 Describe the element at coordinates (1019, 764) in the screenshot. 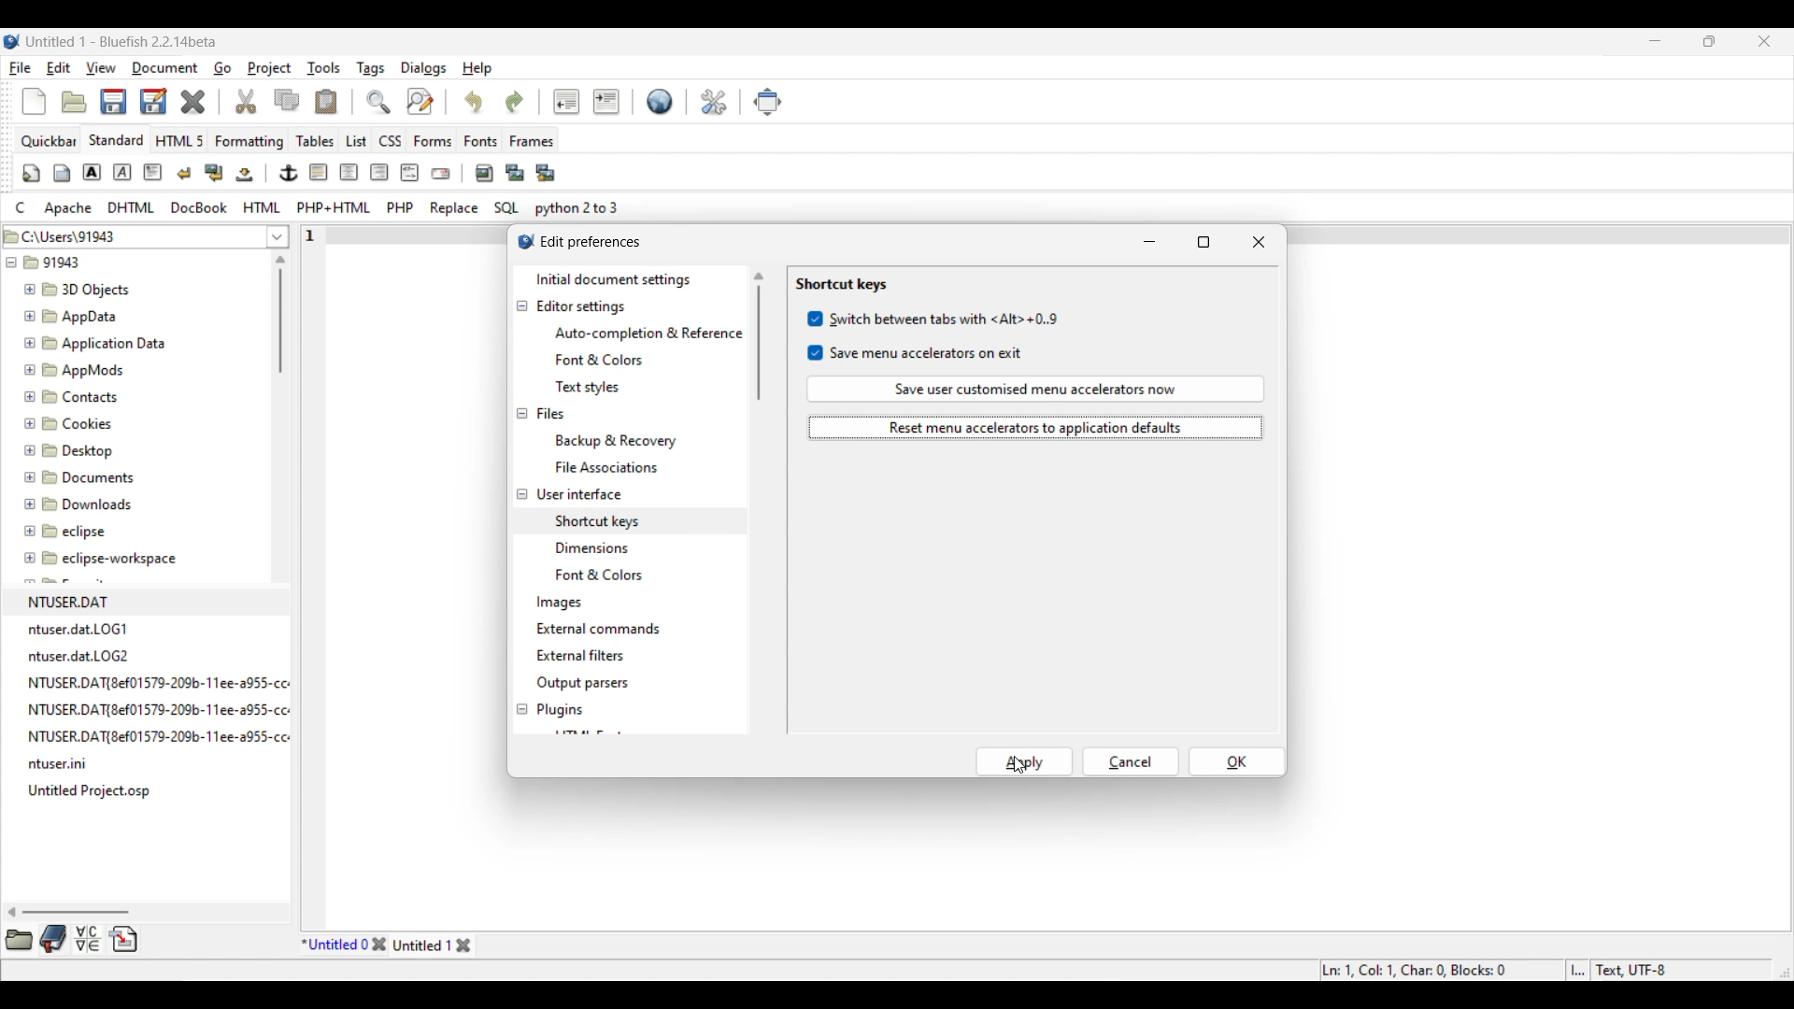

I see `Cursor clicking on Apply` at that location.